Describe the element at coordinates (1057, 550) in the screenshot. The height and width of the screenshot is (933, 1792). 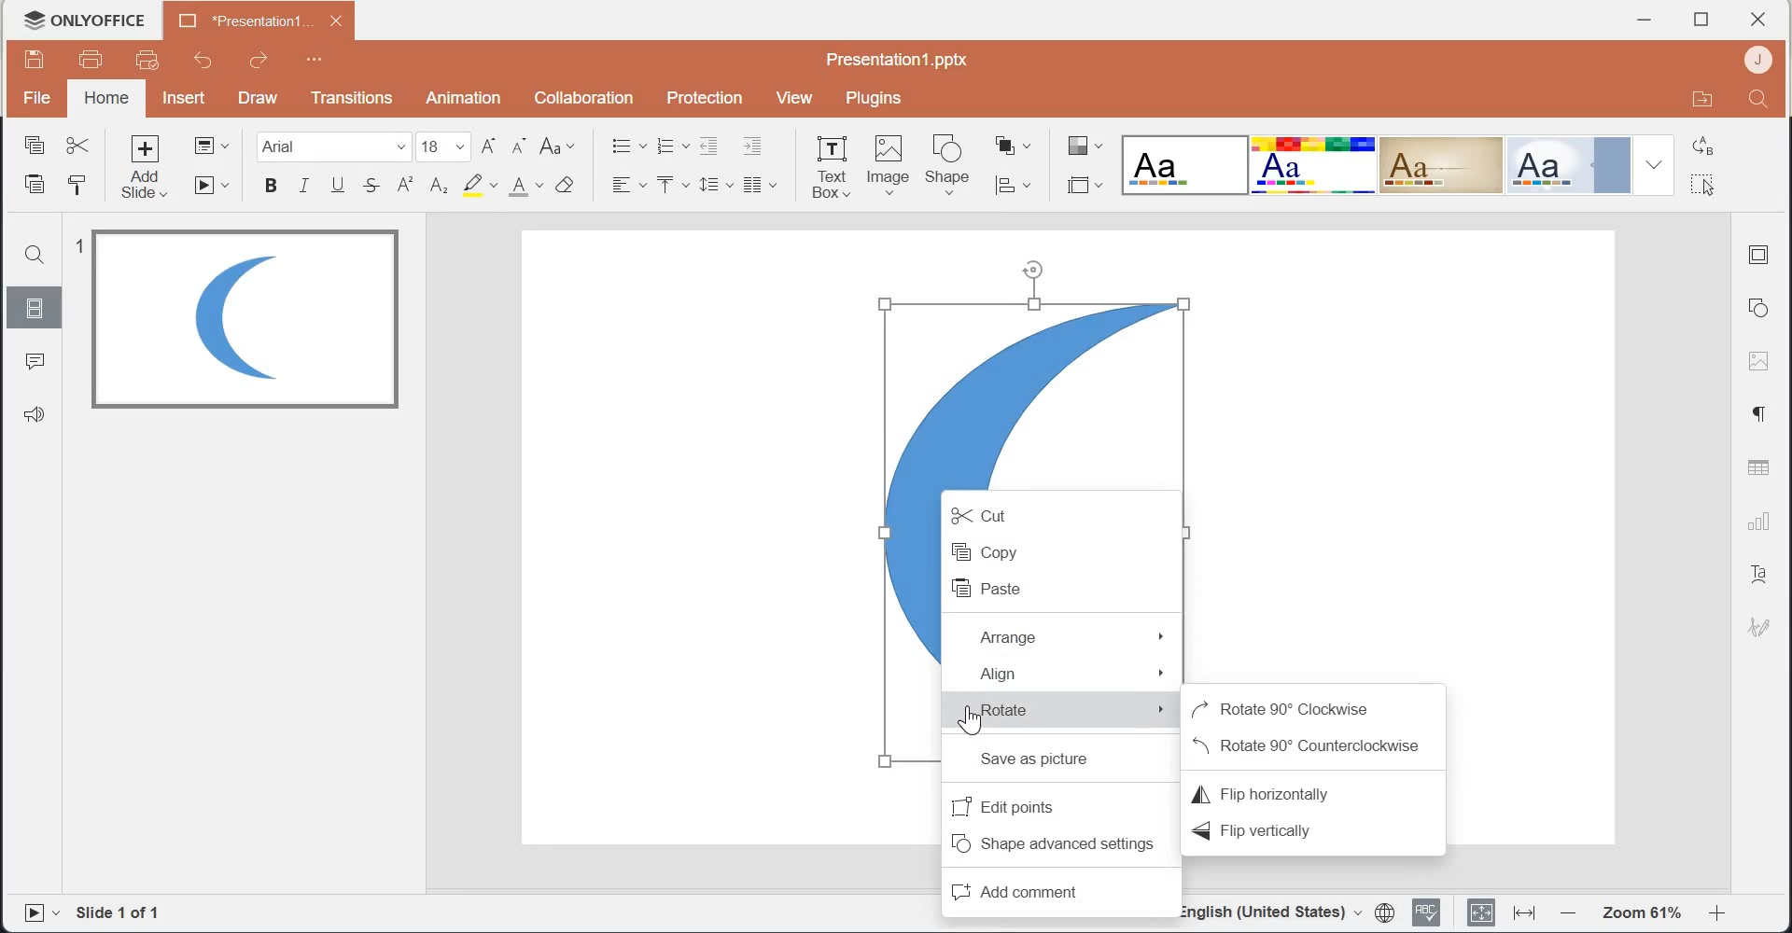
I see `Copy` at that location.